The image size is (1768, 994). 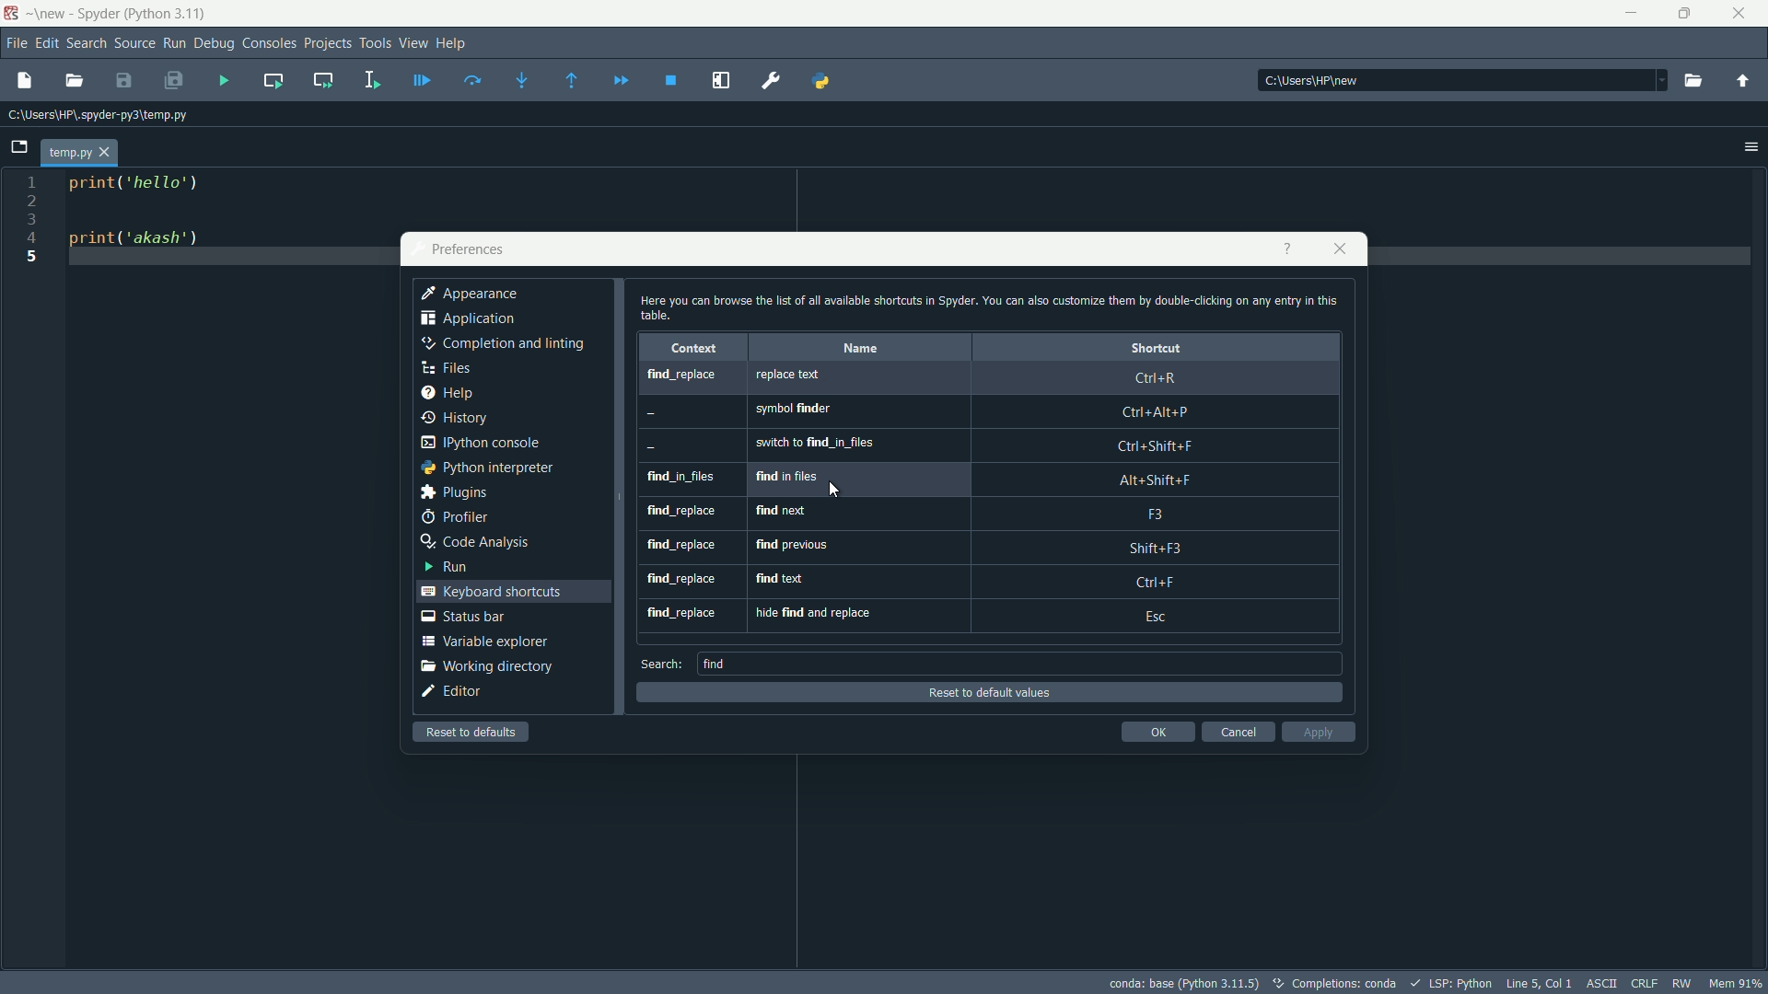 What do you see at coordinates (471, 295) in the screenshot?
I see `appearance ` at bounding box center [471, 295].